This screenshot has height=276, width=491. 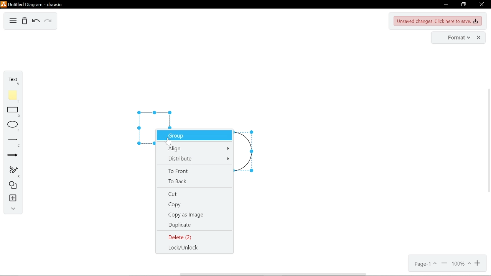 I want to click on square selected, so click(x=155, y=118).